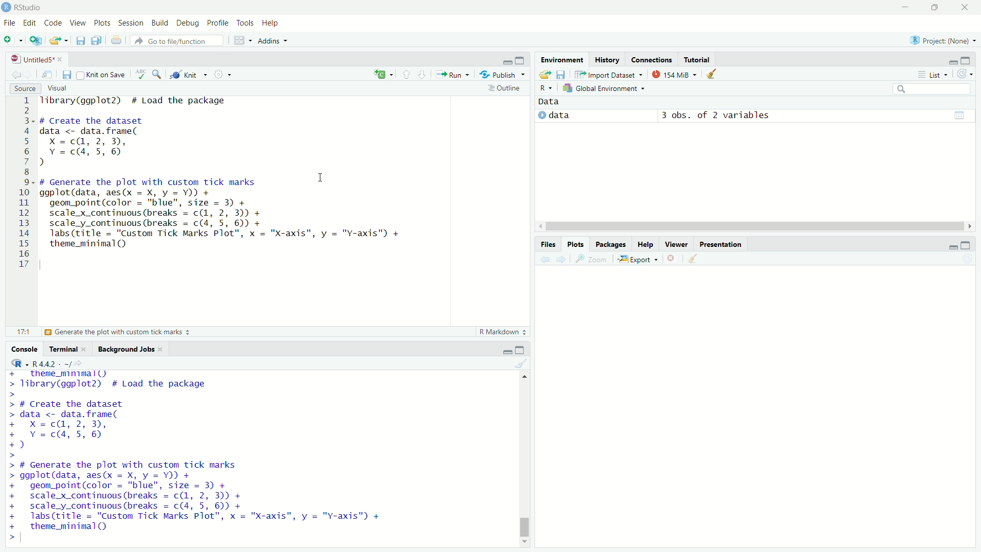  Describe the element at coordinates (968, 75) in the screenshot. I see `refresh` at that location.